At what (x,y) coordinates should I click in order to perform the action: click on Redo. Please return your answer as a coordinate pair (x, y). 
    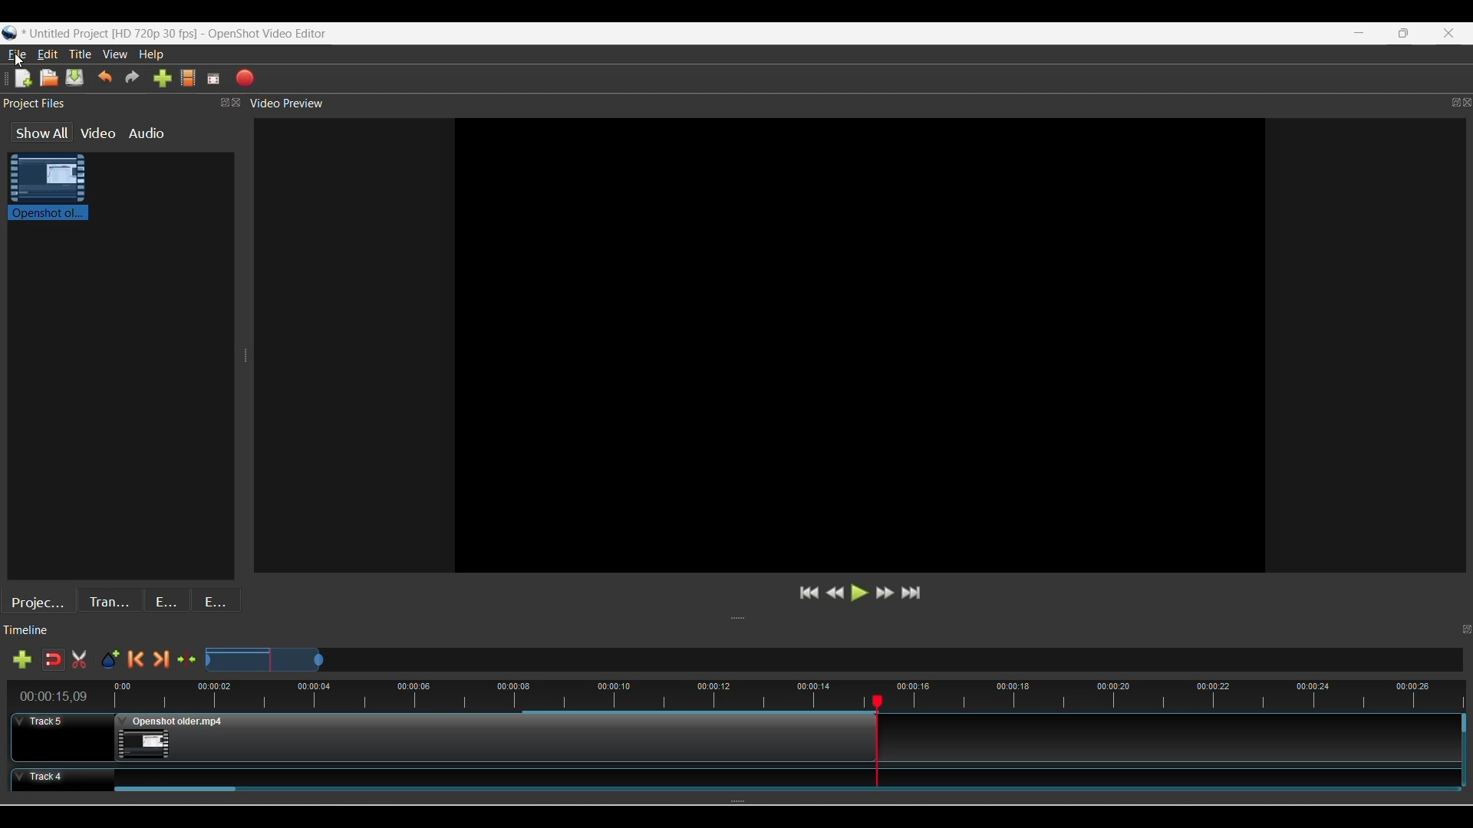
    Looking at the image, I should click on (132, 78).